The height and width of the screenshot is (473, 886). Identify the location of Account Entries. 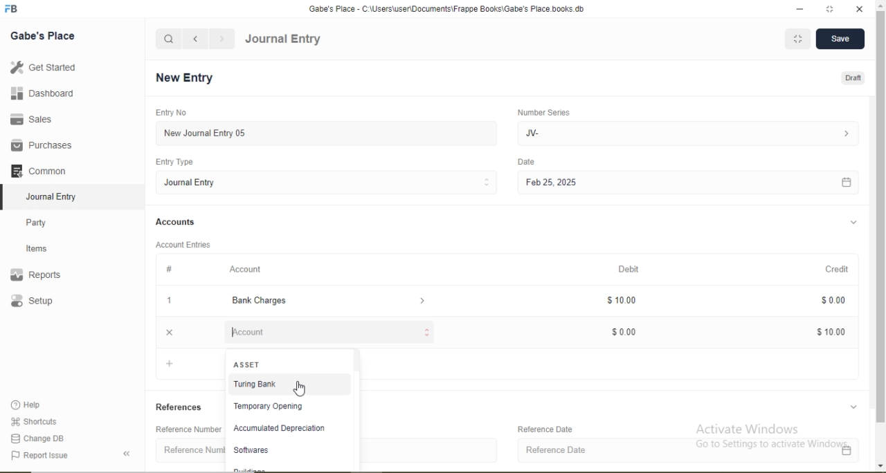
(182, 243).